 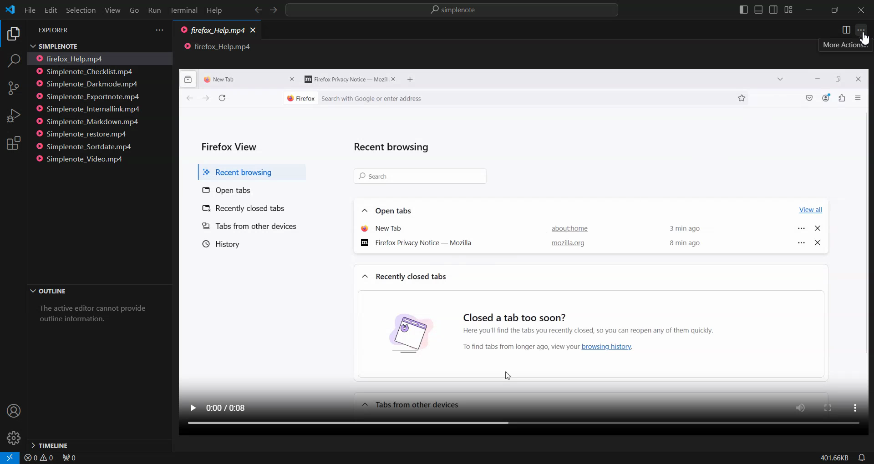 What do you see at coordinates (859, 98) in the screenshot?
I see `open application menu` at bounding box center [859, 98].